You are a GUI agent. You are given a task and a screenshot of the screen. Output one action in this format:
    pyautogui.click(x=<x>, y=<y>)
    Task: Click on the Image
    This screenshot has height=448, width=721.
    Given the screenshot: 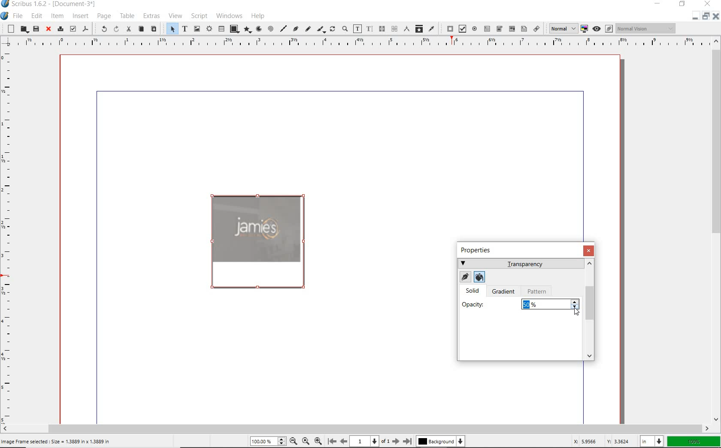 What is the action you would take?
    pyautogui.click(x=257, y=241)
    